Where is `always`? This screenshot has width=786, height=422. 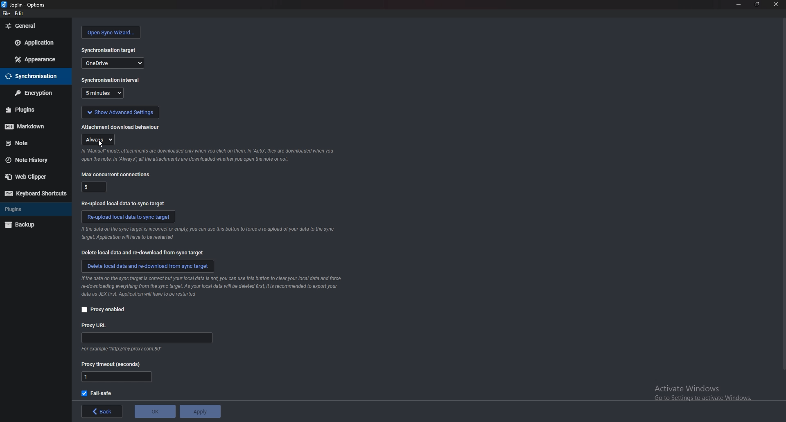 always is located at coordinates (99, 140).